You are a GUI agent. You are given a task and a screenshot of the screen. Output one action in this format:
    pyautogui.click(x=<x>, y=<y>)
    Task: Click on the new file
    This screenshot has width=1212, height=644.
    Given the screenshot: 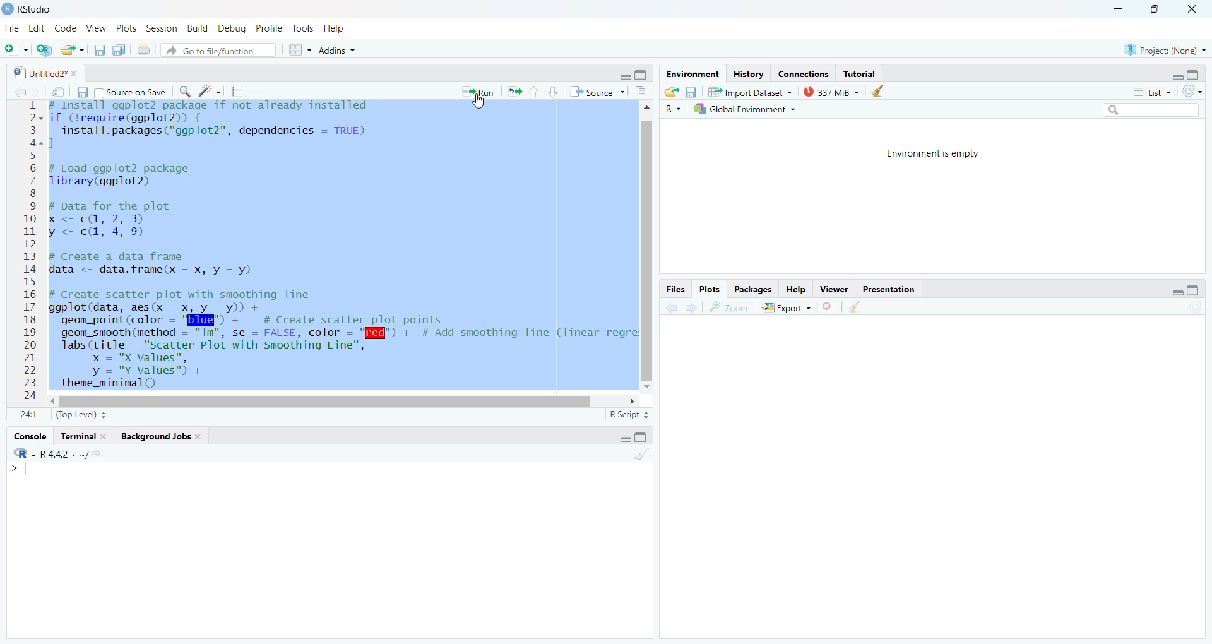 What is the action you would take?
    pyautogui.click(x=16, y=48)
    